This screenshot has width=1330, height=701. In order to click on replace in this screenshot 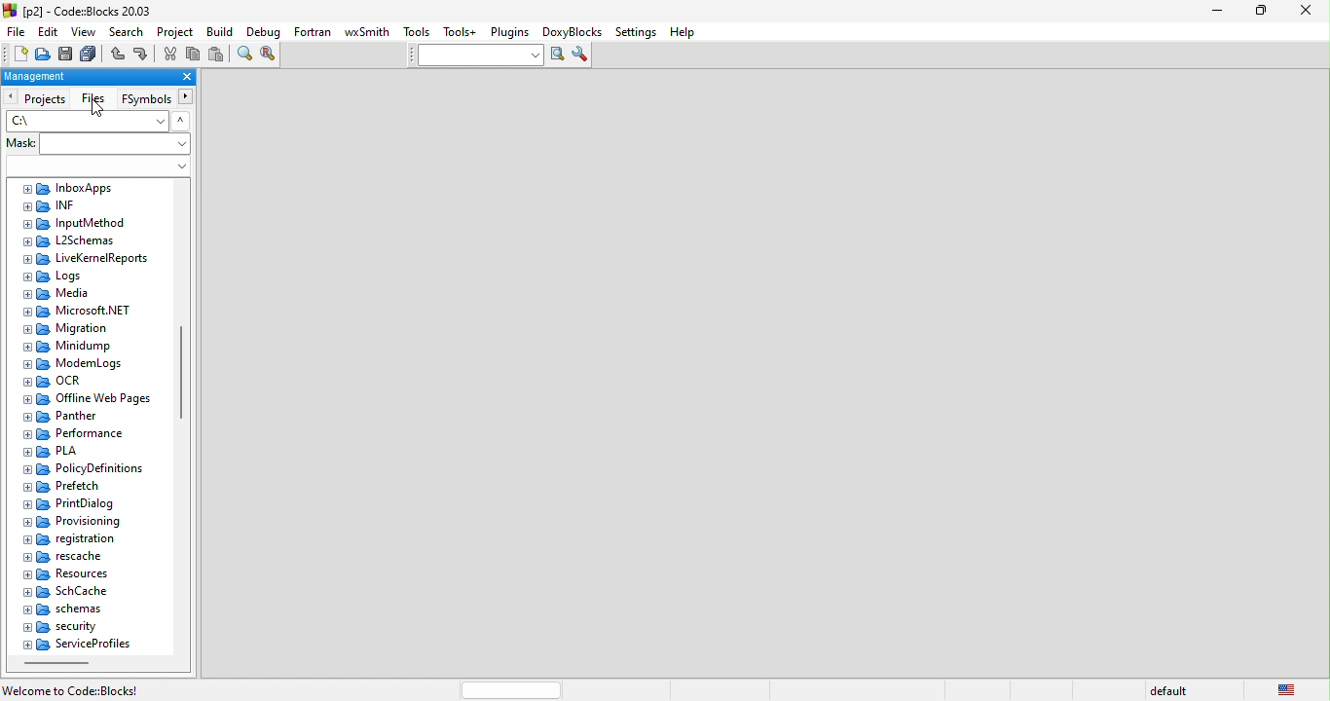, I will do `click(268, 55)`.